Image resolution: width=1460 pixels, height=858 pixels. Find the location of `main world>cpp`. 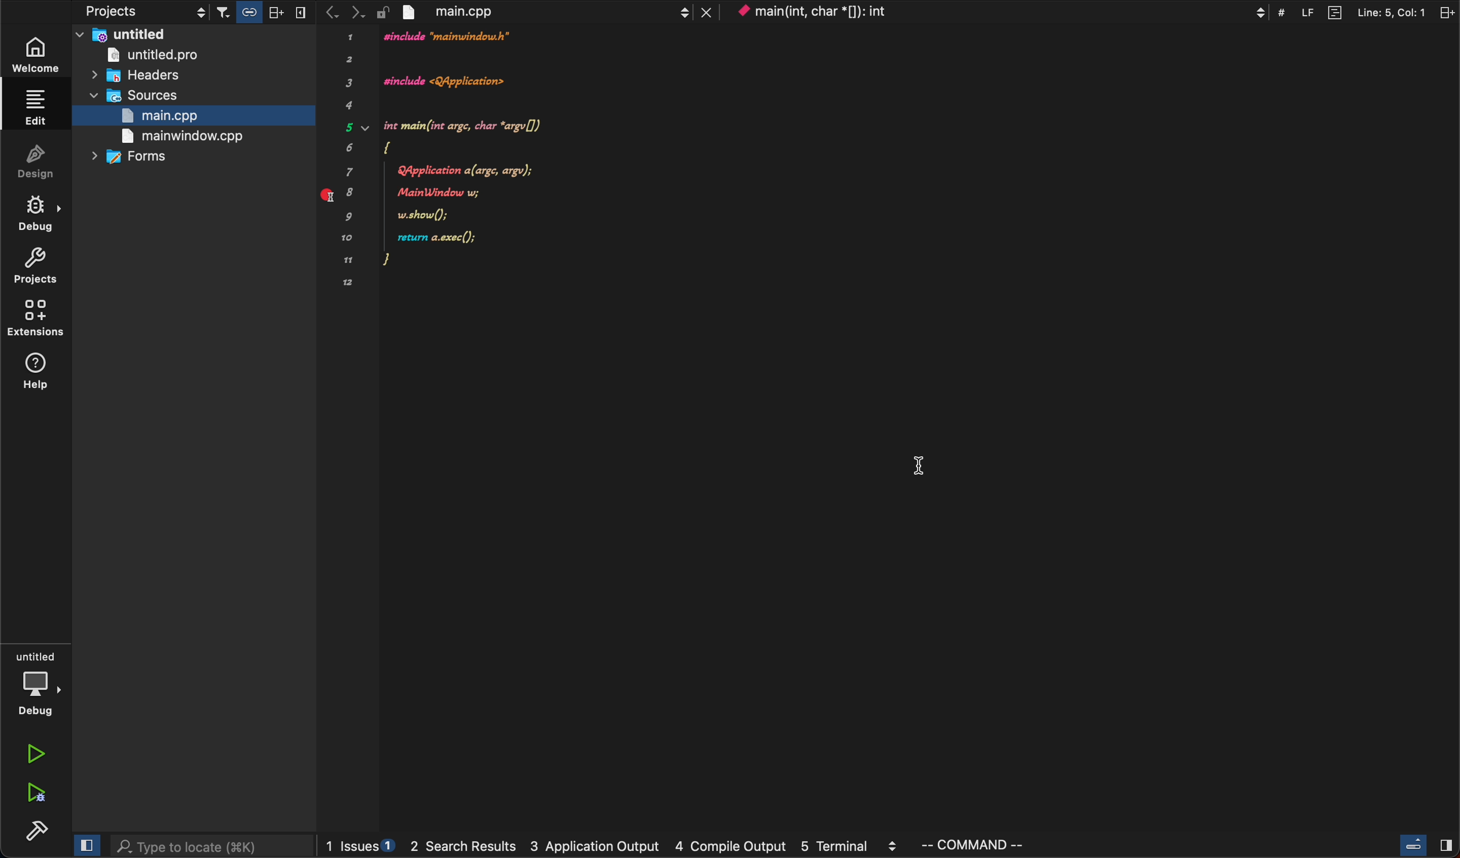

main world>cpp is located at coordinates (180, 137).